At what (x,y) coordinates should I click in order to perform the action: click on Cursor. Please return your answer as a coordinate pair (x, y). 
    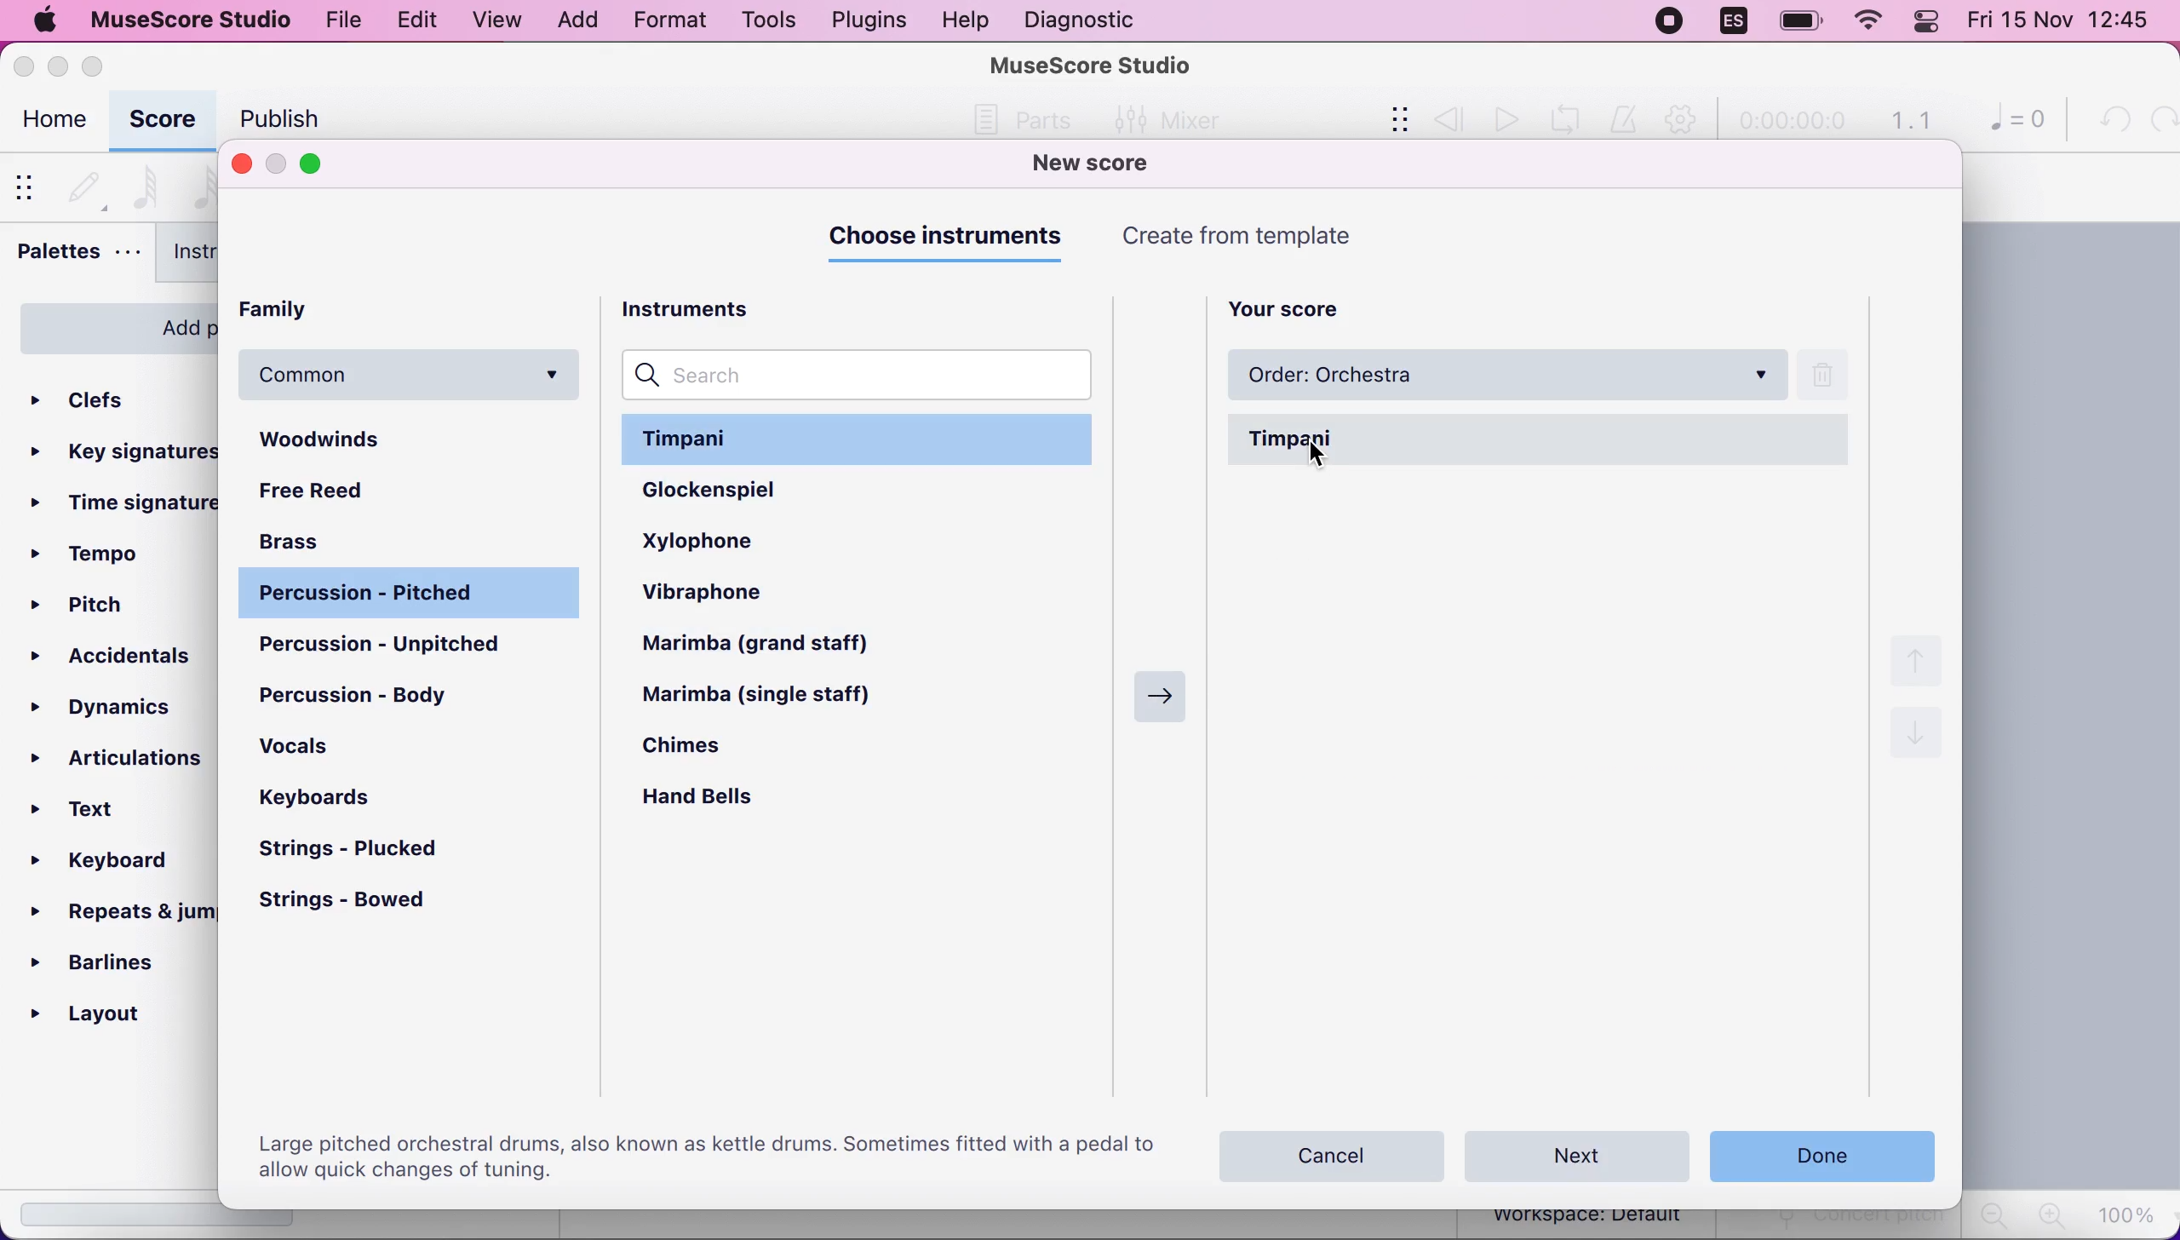
    Looking at the image, I should click on (1322, 456).